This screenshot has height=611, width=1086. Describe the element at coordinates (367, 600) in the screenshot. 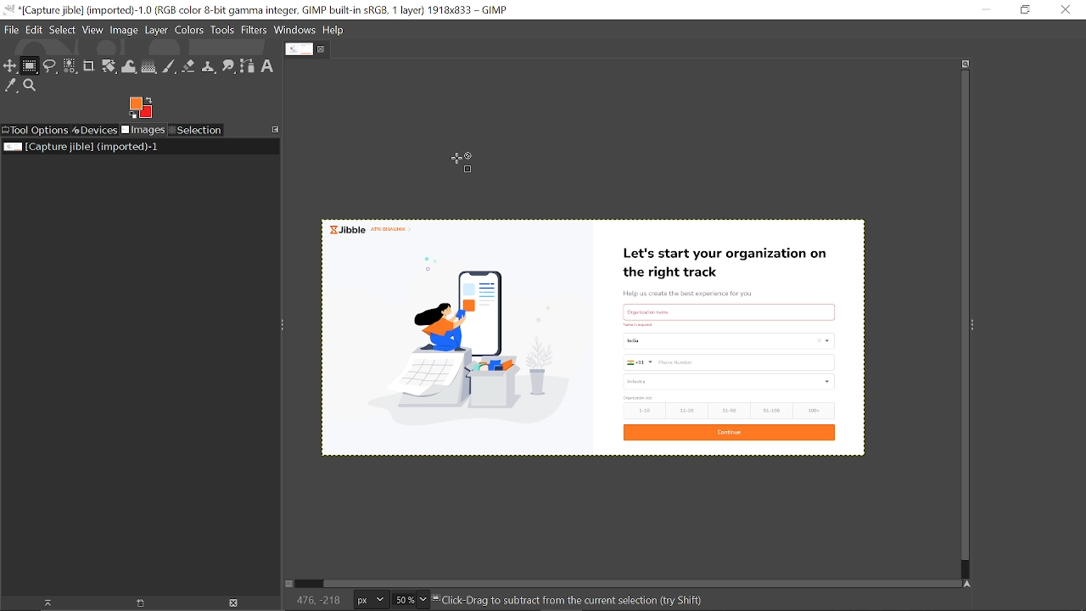

I see `Image unit` at that location.